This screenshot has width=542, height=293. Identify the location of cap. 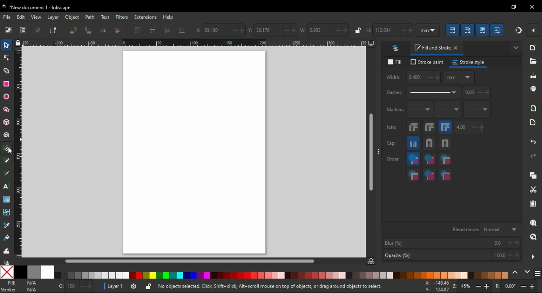
(392, 144).